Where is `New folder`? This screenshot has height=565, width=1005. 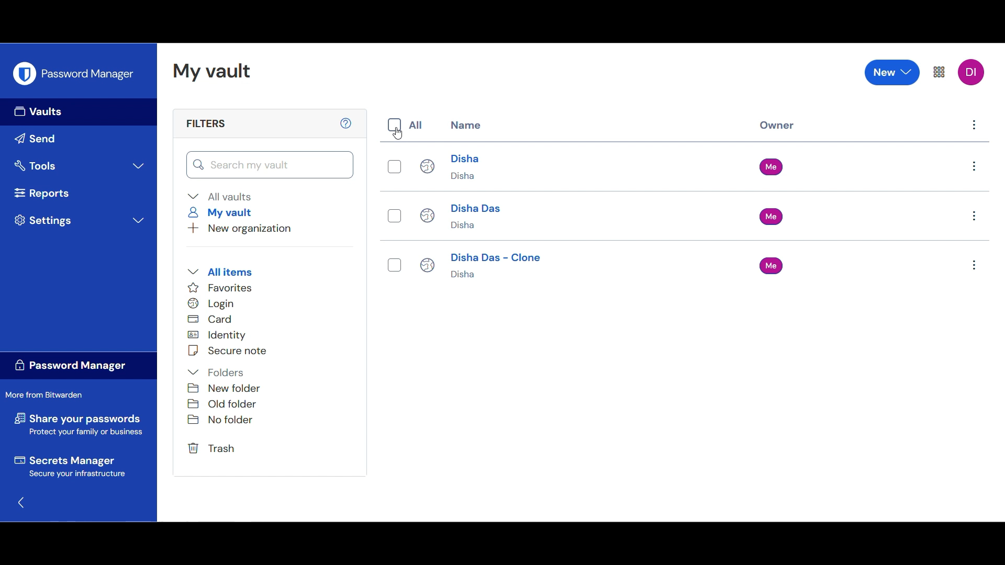 New folder is located at coordinates (224, 388).